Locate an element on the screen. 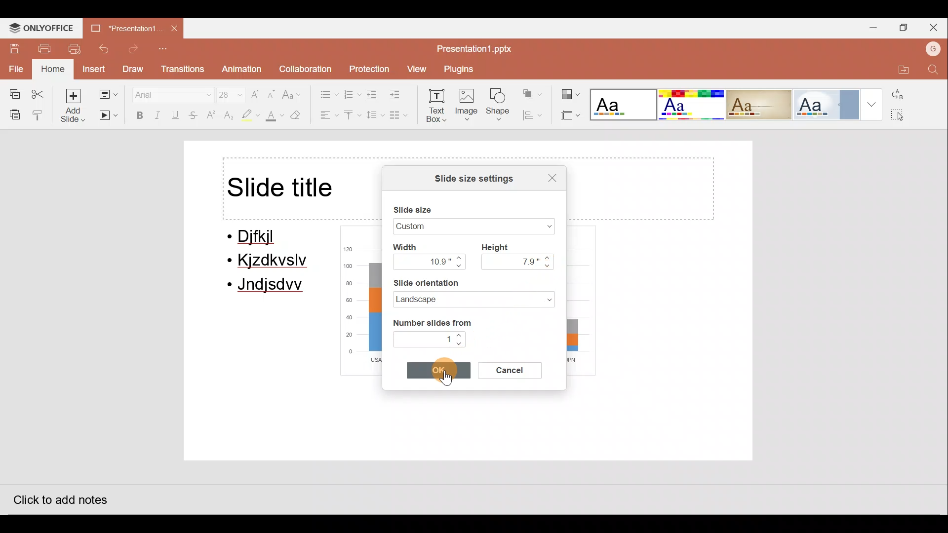 The height and width of the screenshot is (533, 948). Height is located at coordinates (500, 246).